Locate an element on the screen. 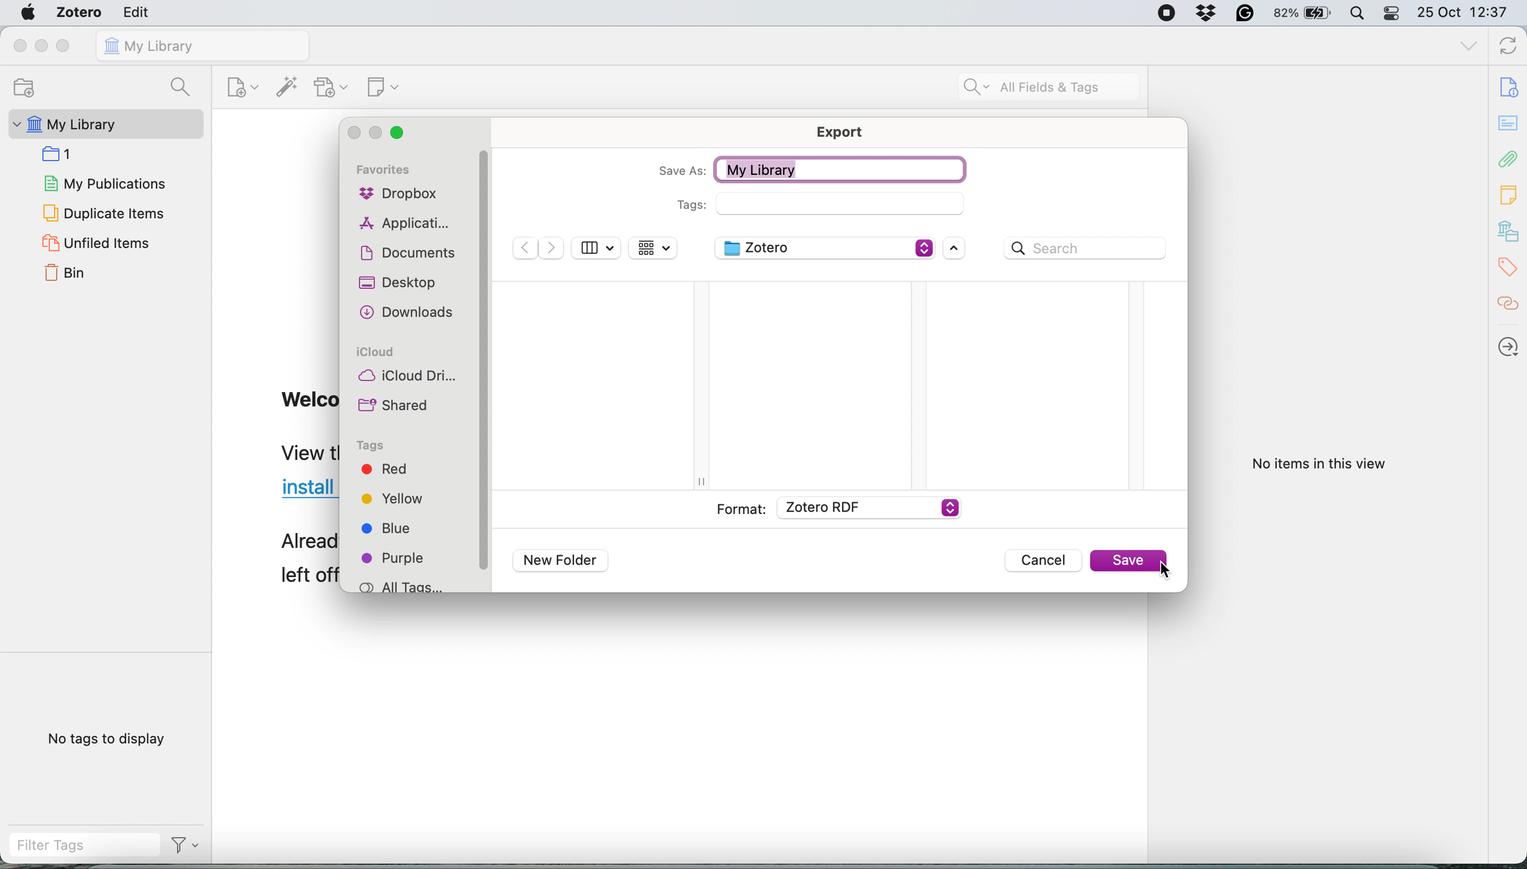 This screenshot has width=1527, height=869. No items in this view is located at coordinates (1321, 464).